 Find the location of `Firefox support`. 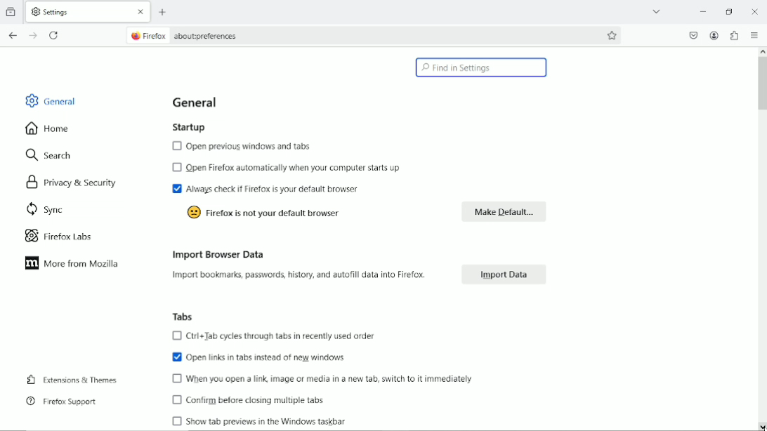

Firefox support is located at coordinates (60, 402).